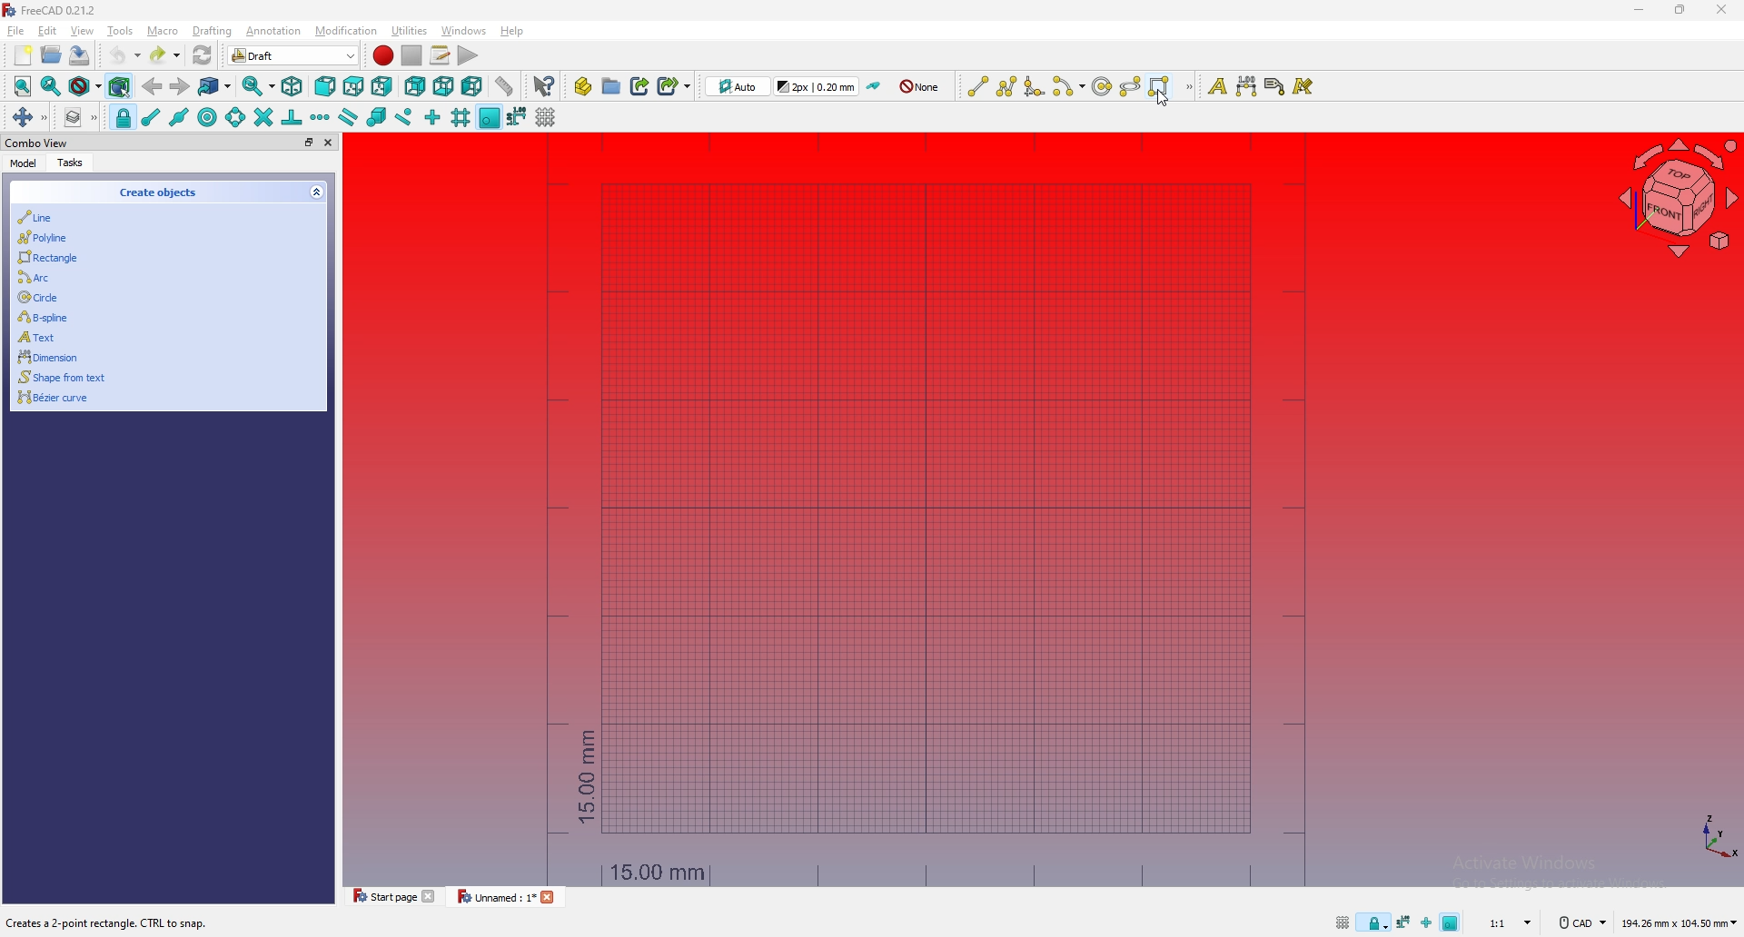 Image resolution: width=1744 pixels, height=937 pixels. What do you see at coordinates (50, 86) in the screenshot?
I see `fit all selection` at bounding box center [50, 86].